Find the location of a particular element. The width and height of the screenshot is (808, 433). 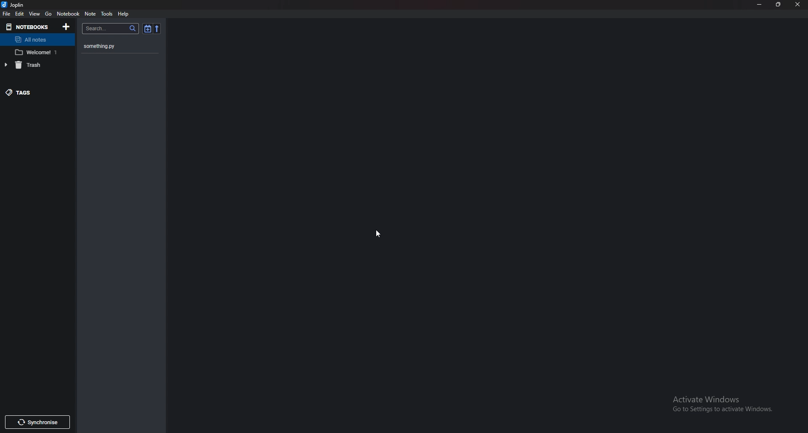

close is located at coordinates (796, 4).